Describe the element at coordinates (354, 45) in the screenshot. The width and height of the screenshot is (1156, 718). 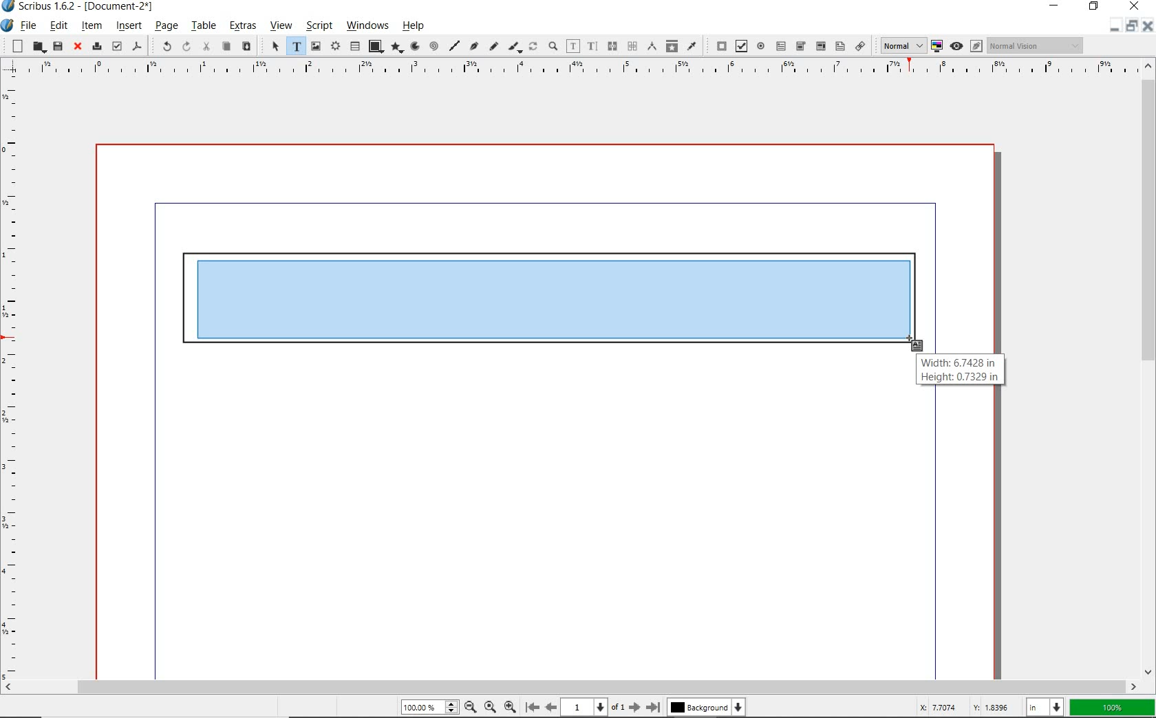
I see `table` at that location.